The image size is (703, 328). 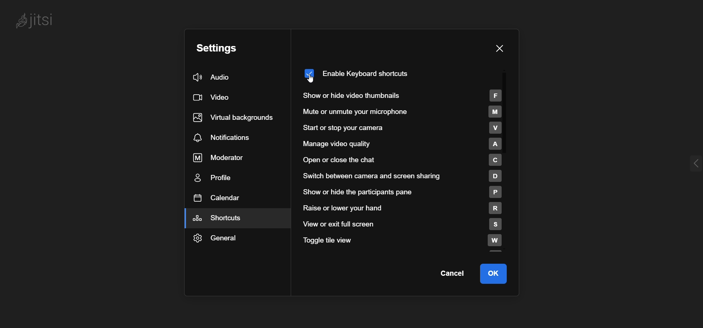 I want to click on cancel, so click(x=451, y=275).